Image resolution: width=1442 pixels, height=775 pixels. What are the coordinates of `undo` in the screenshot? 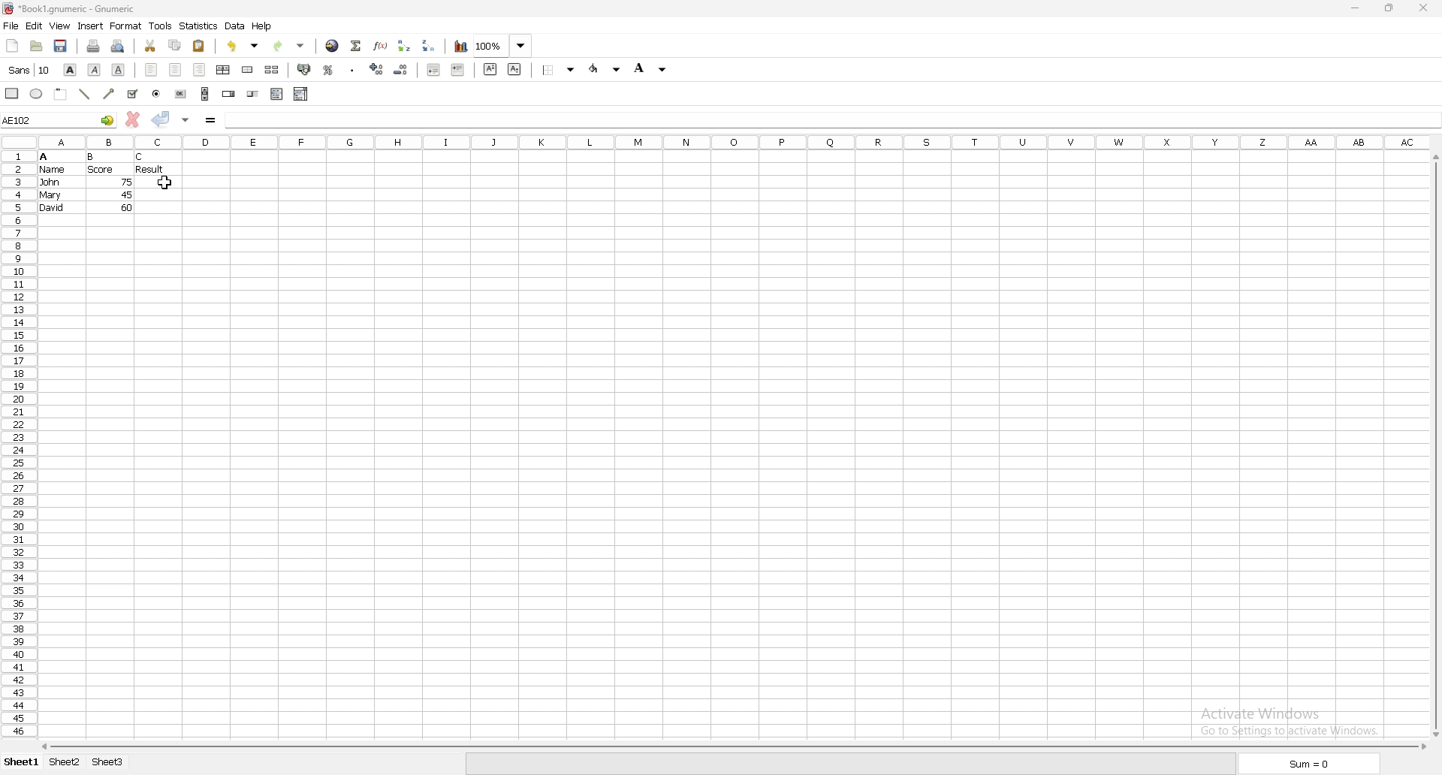 It's located at (241, 47).